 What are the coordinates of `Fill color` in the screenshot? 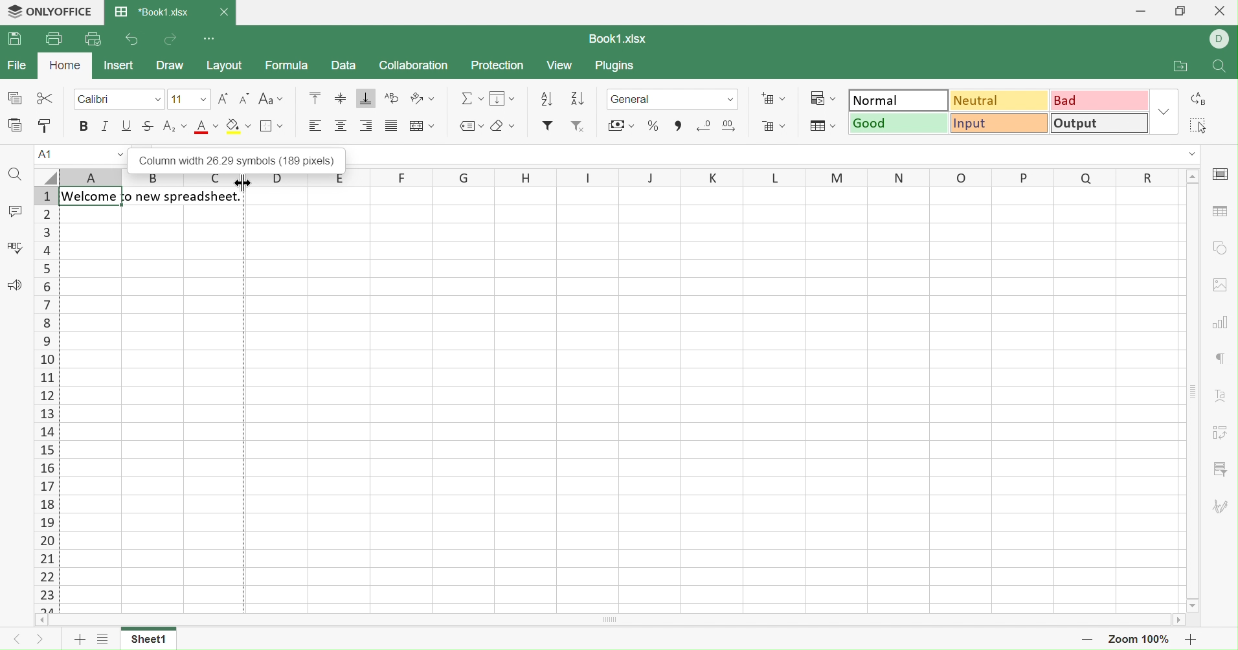 It's located at (238, 126).